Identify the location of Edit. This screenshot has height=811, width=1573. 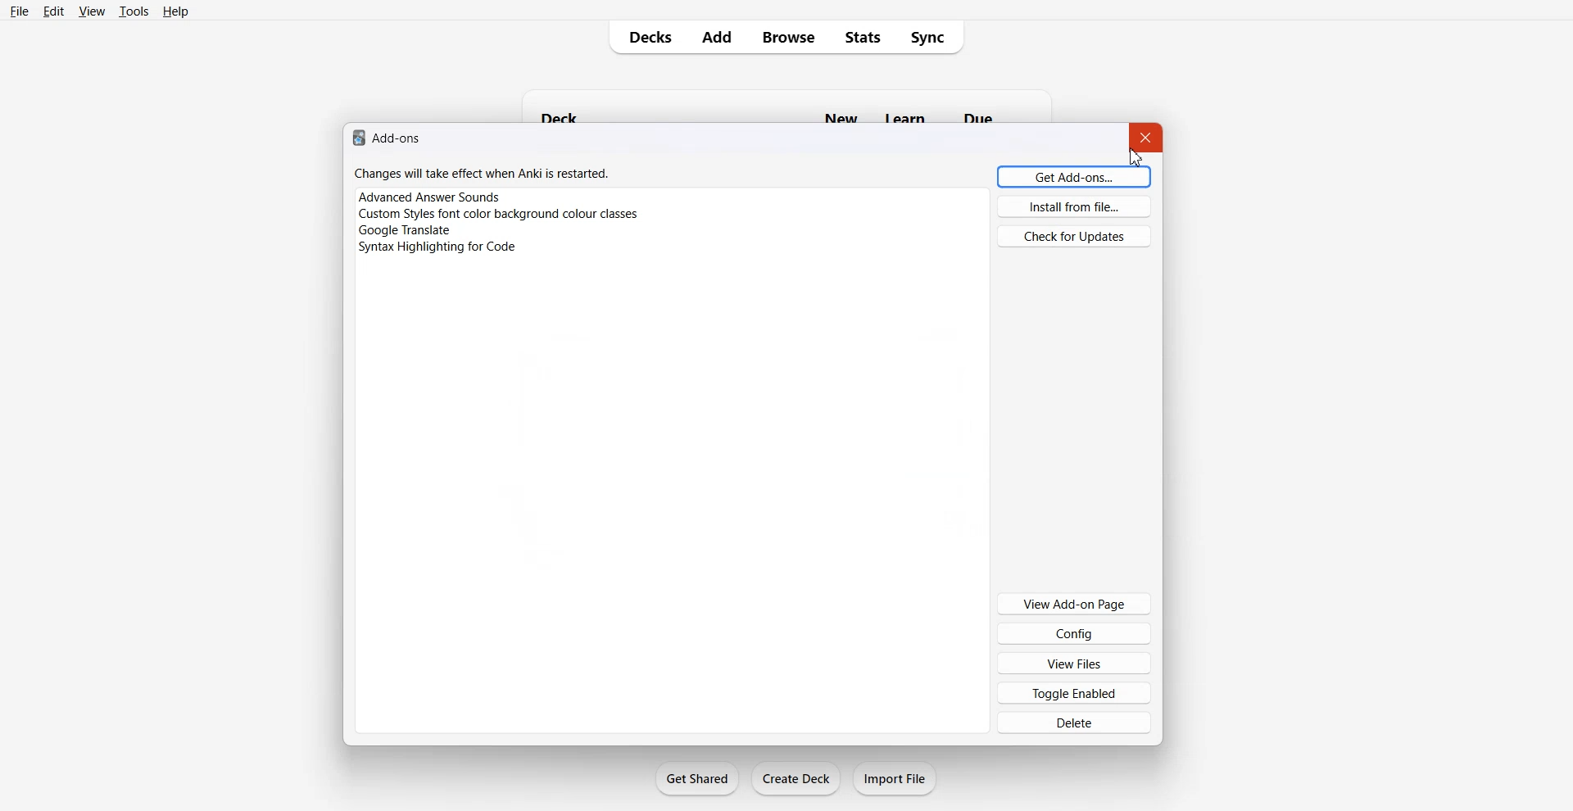
(53, 11).